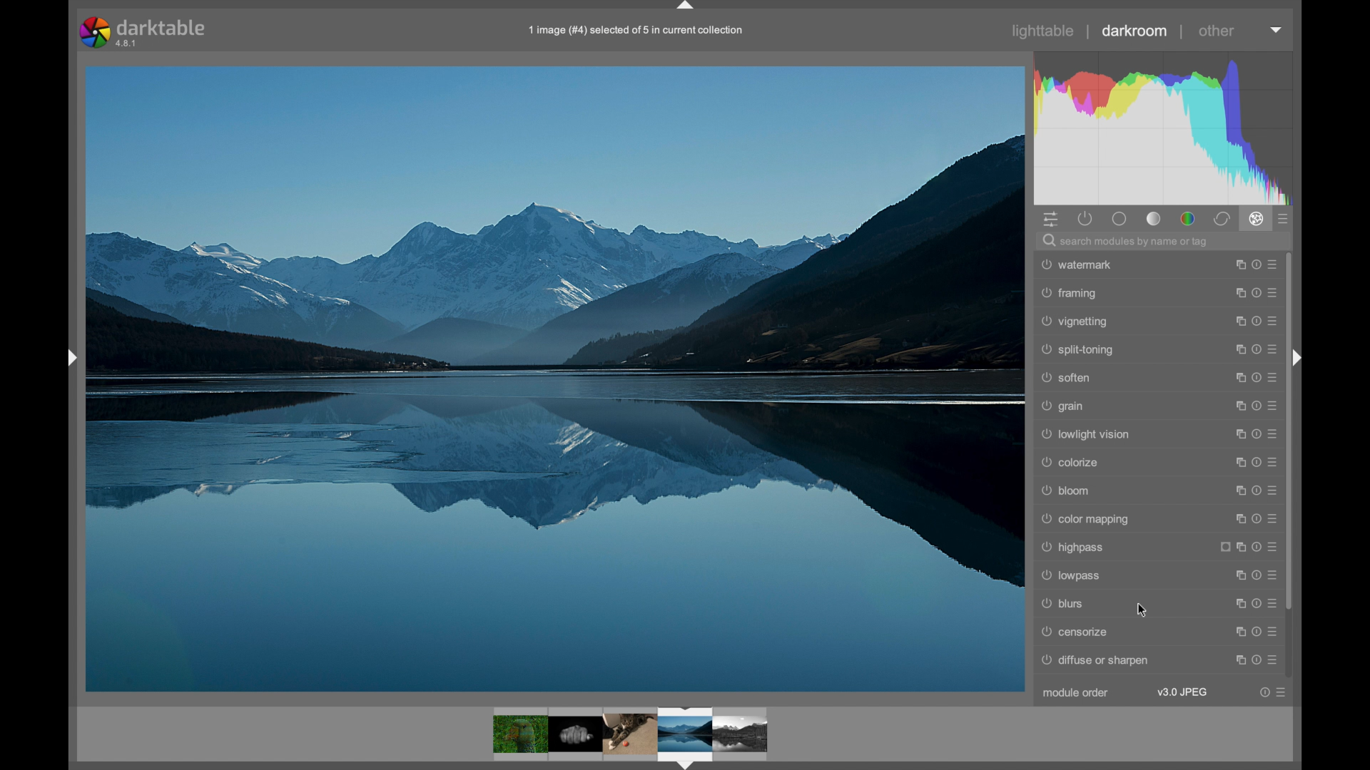 The image size is (1370, 770). What do you see at coordinates (1144, 610) in the screenshot?
I see `cursor` at bounding box center [1144, 610].